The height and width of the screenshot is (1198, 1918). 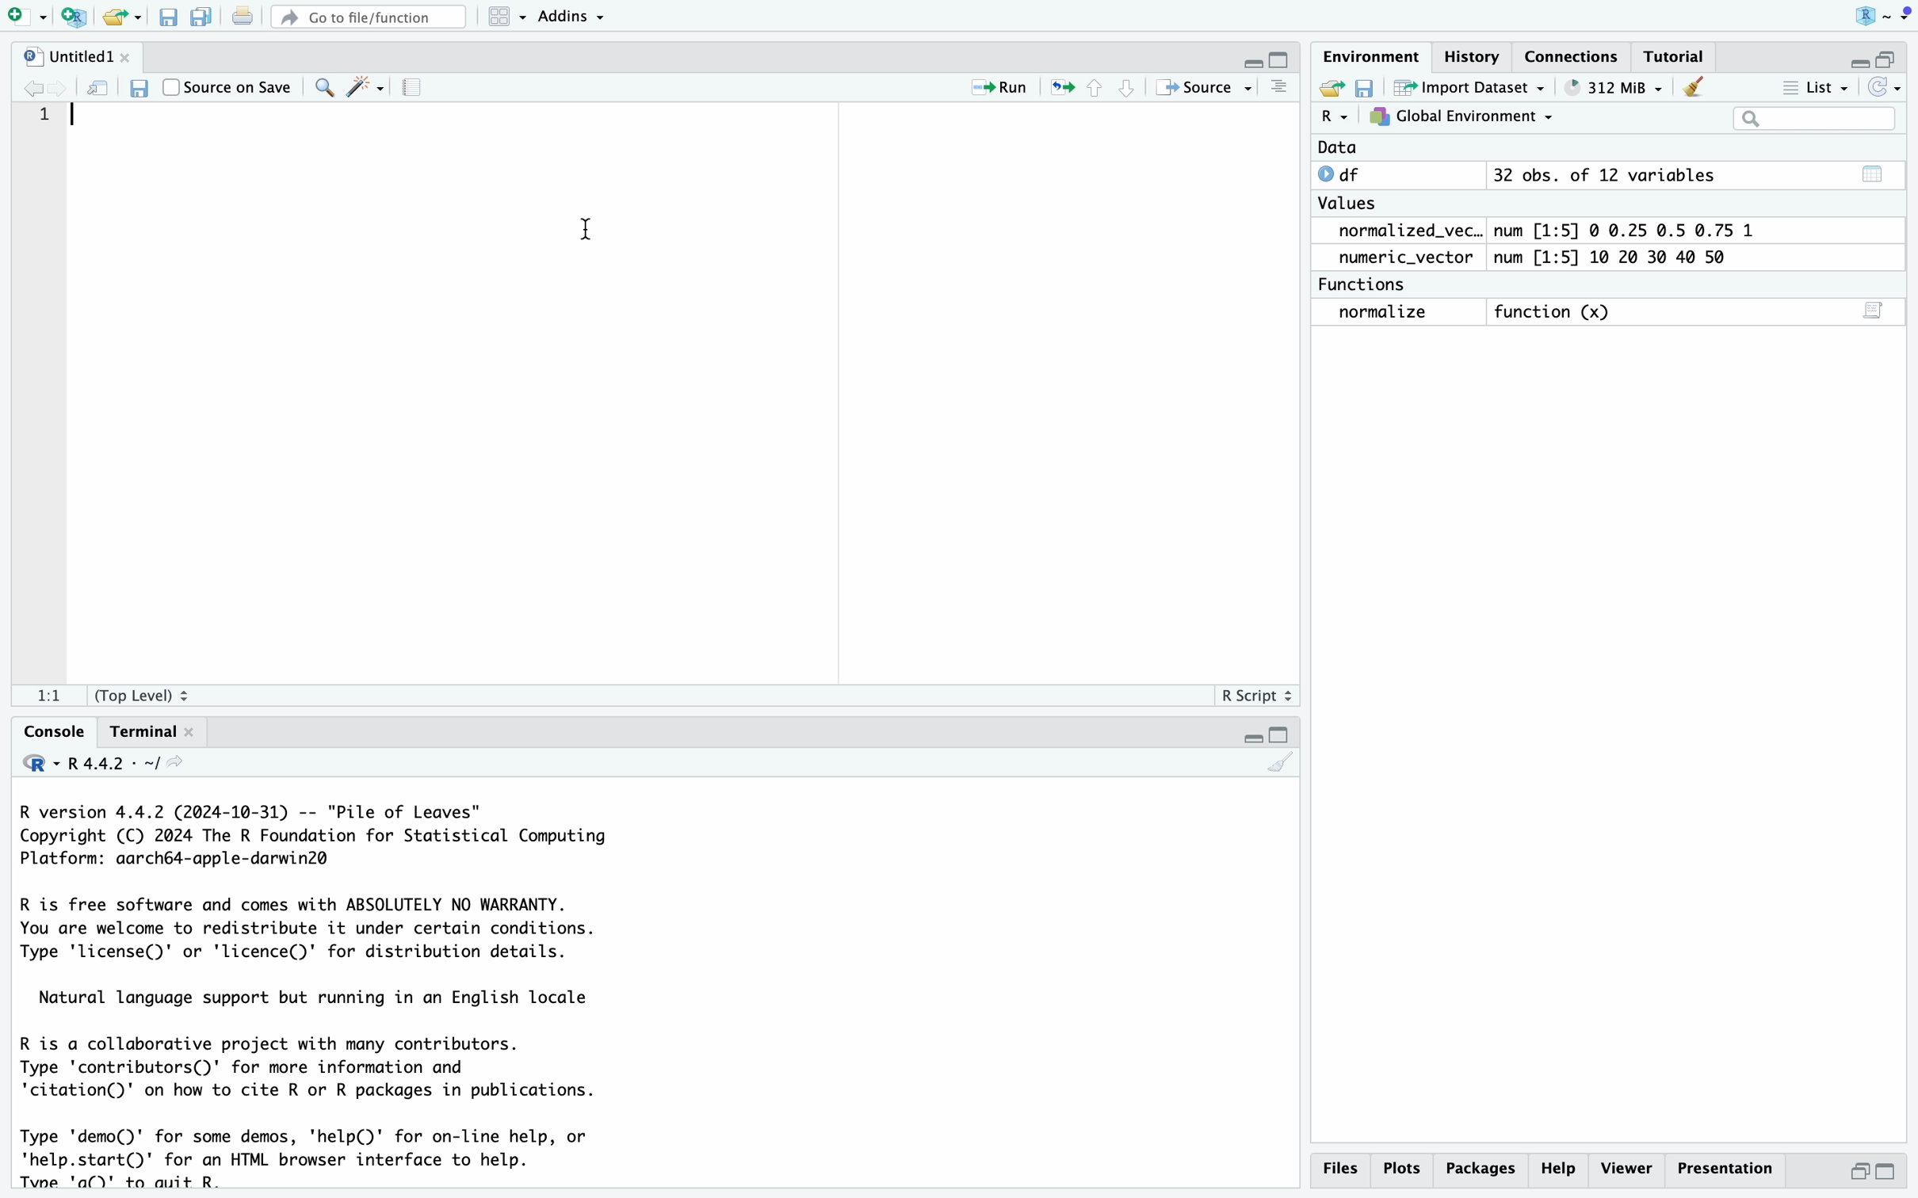 What do you see at coordinates (1468, 86) in the screenshot?
I see `~ Import Dataset ` at bounding box center [1468, 86].